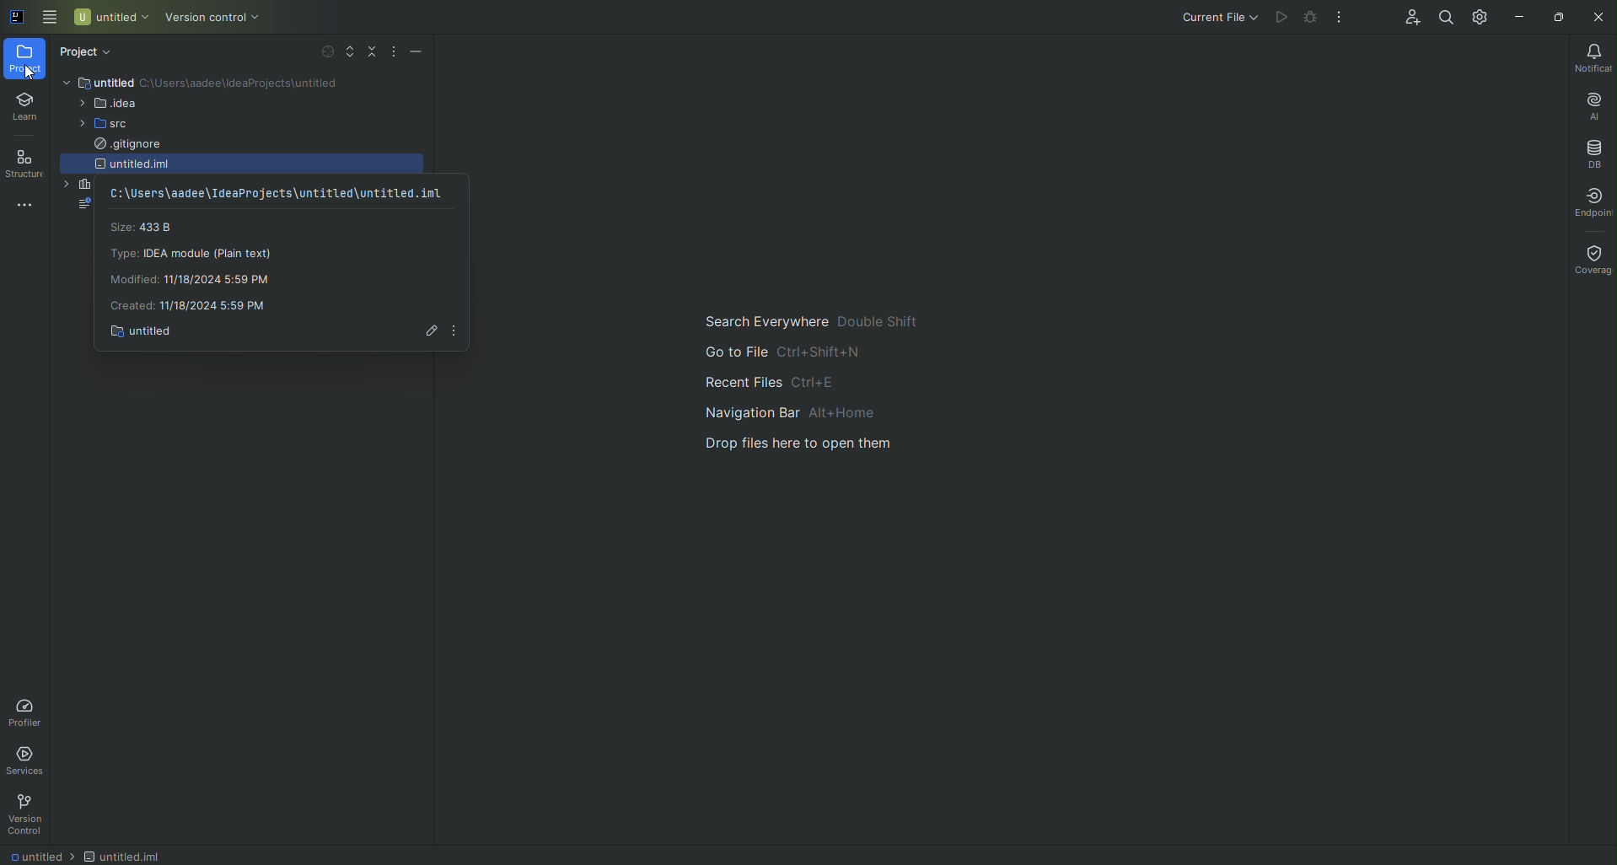 The image size is (1617, 865). Describe the element at coordinates (460, 332) in the screenshot. I see `More Options` at that location.